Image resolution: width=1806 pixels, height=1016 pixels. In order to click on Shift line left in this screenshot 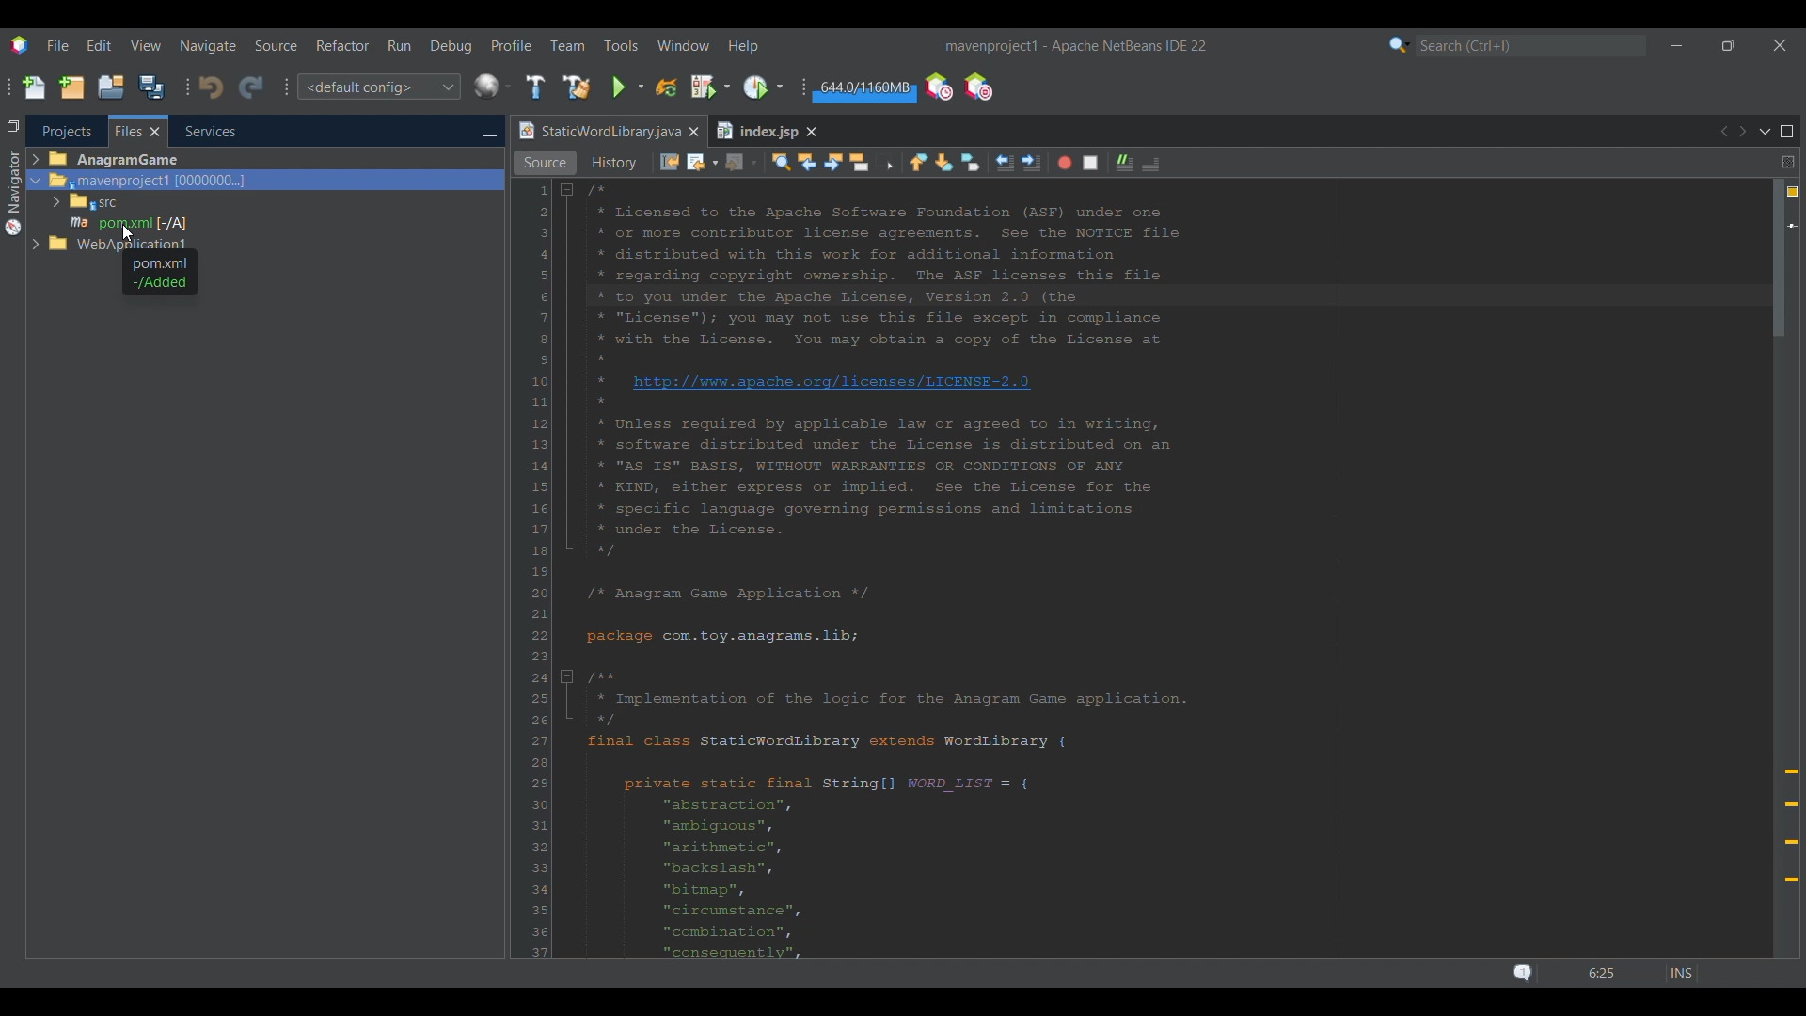, I will do `click(1006, 163)`.